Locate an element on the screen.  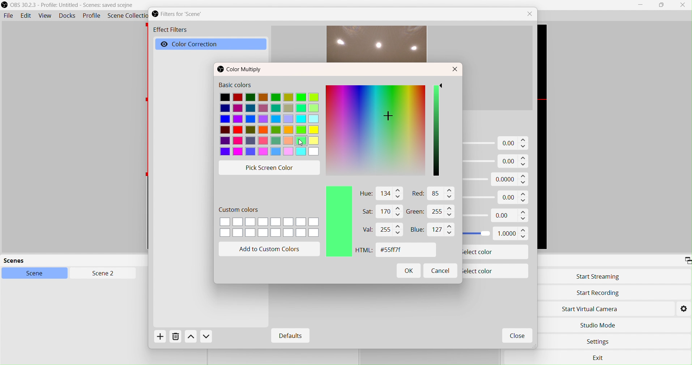
Settings is located at coordinates (684, 308).